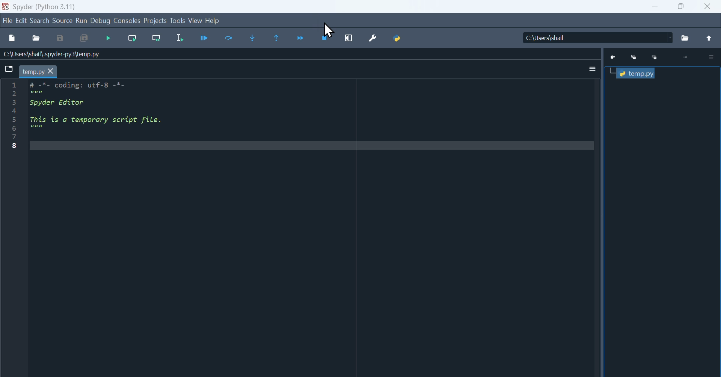  I want to click on Go to, so click(615, 57).